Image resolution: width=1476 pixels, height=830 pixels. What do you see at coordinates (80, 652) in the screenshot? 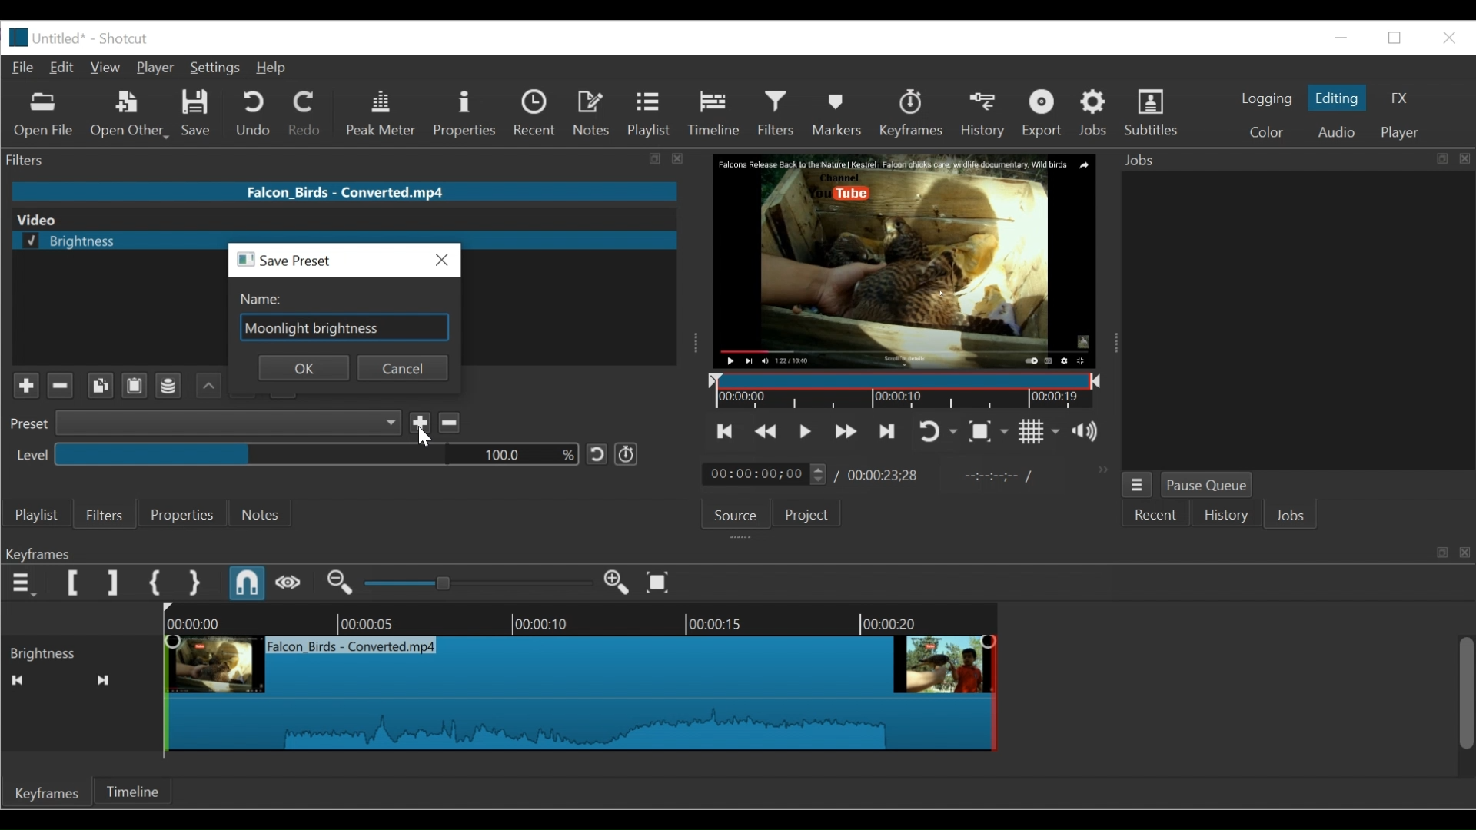
I see `Brightness` at bounding box center [80, 652].